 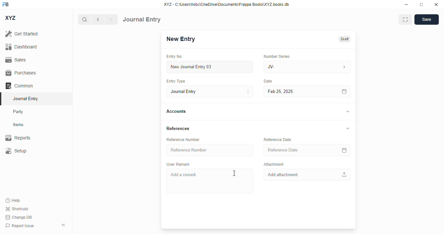 What do you see at coordinates (174, 57) in the screenshot?
I see `entry no` at bounding box center [174, 57].